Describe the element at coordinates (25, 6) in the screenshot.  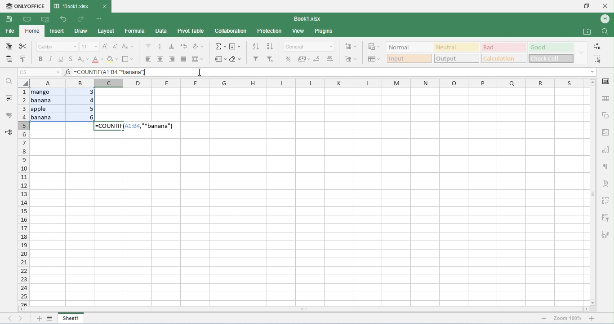
I see `onlyoffice` at that location.